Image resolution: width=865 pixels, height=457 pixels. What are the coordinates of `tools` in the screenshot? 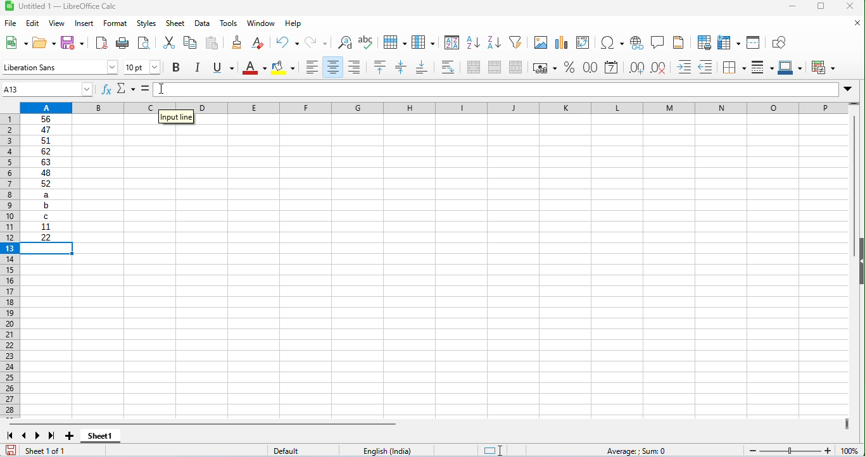 It's located at (230, 23).